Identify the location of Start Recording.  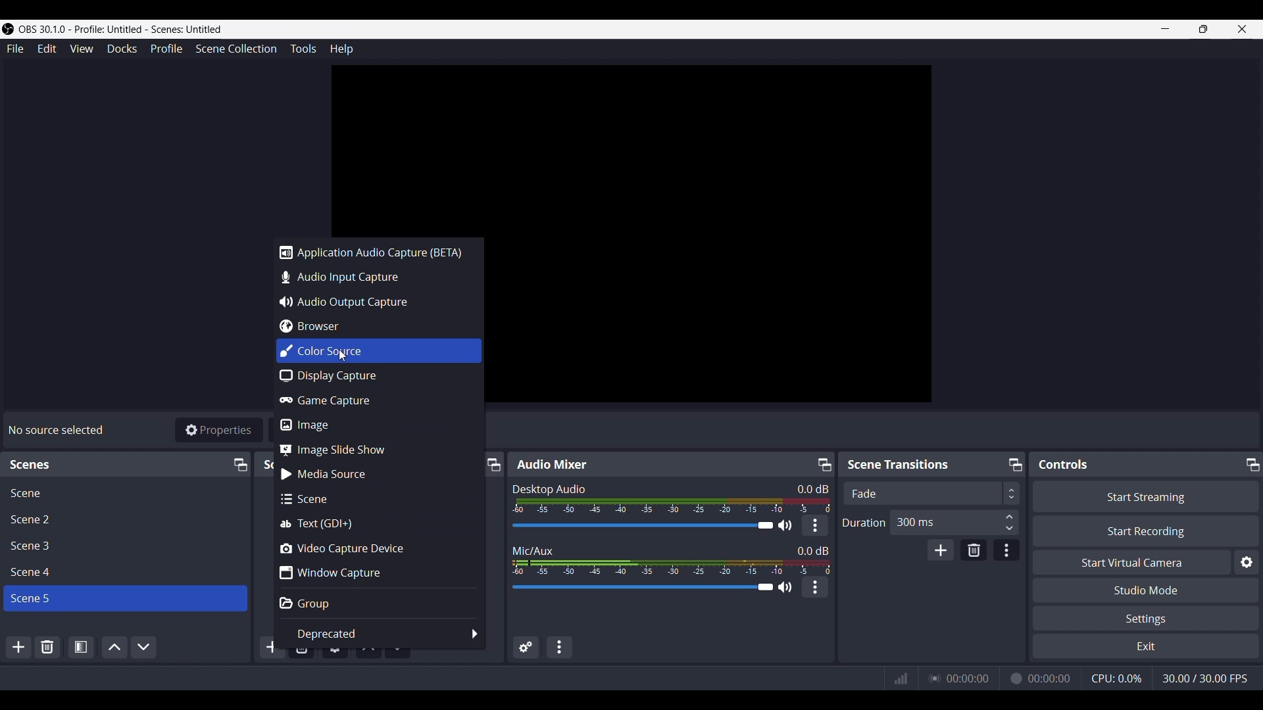
(1145, 531).